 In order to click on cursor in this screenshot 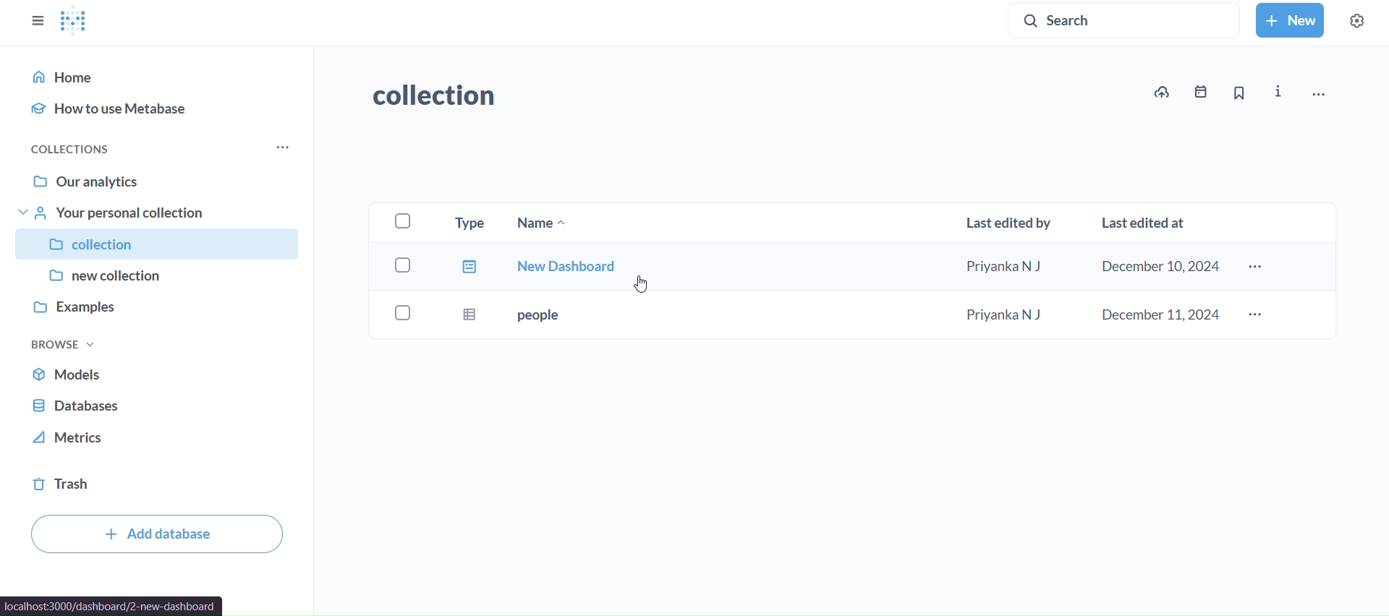, I will do `click(638, 286)`.